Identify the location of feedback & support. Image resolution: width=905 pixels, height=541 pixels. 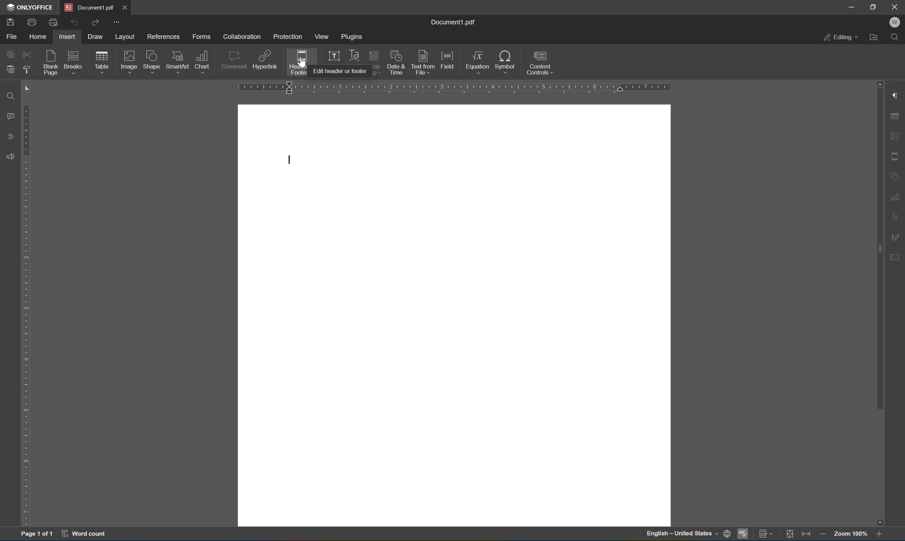
(11, 155).